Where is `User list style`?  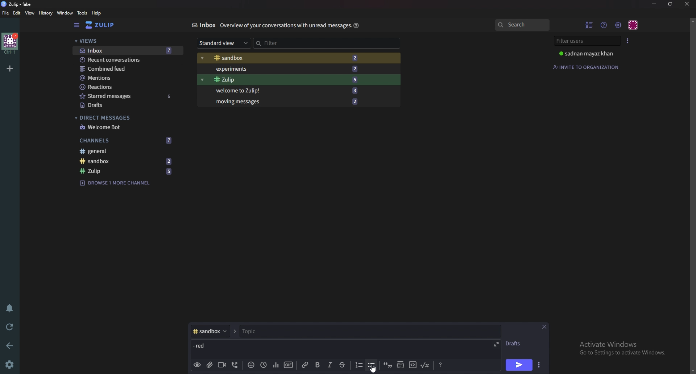
User list style is located at coordinates (627, 41).